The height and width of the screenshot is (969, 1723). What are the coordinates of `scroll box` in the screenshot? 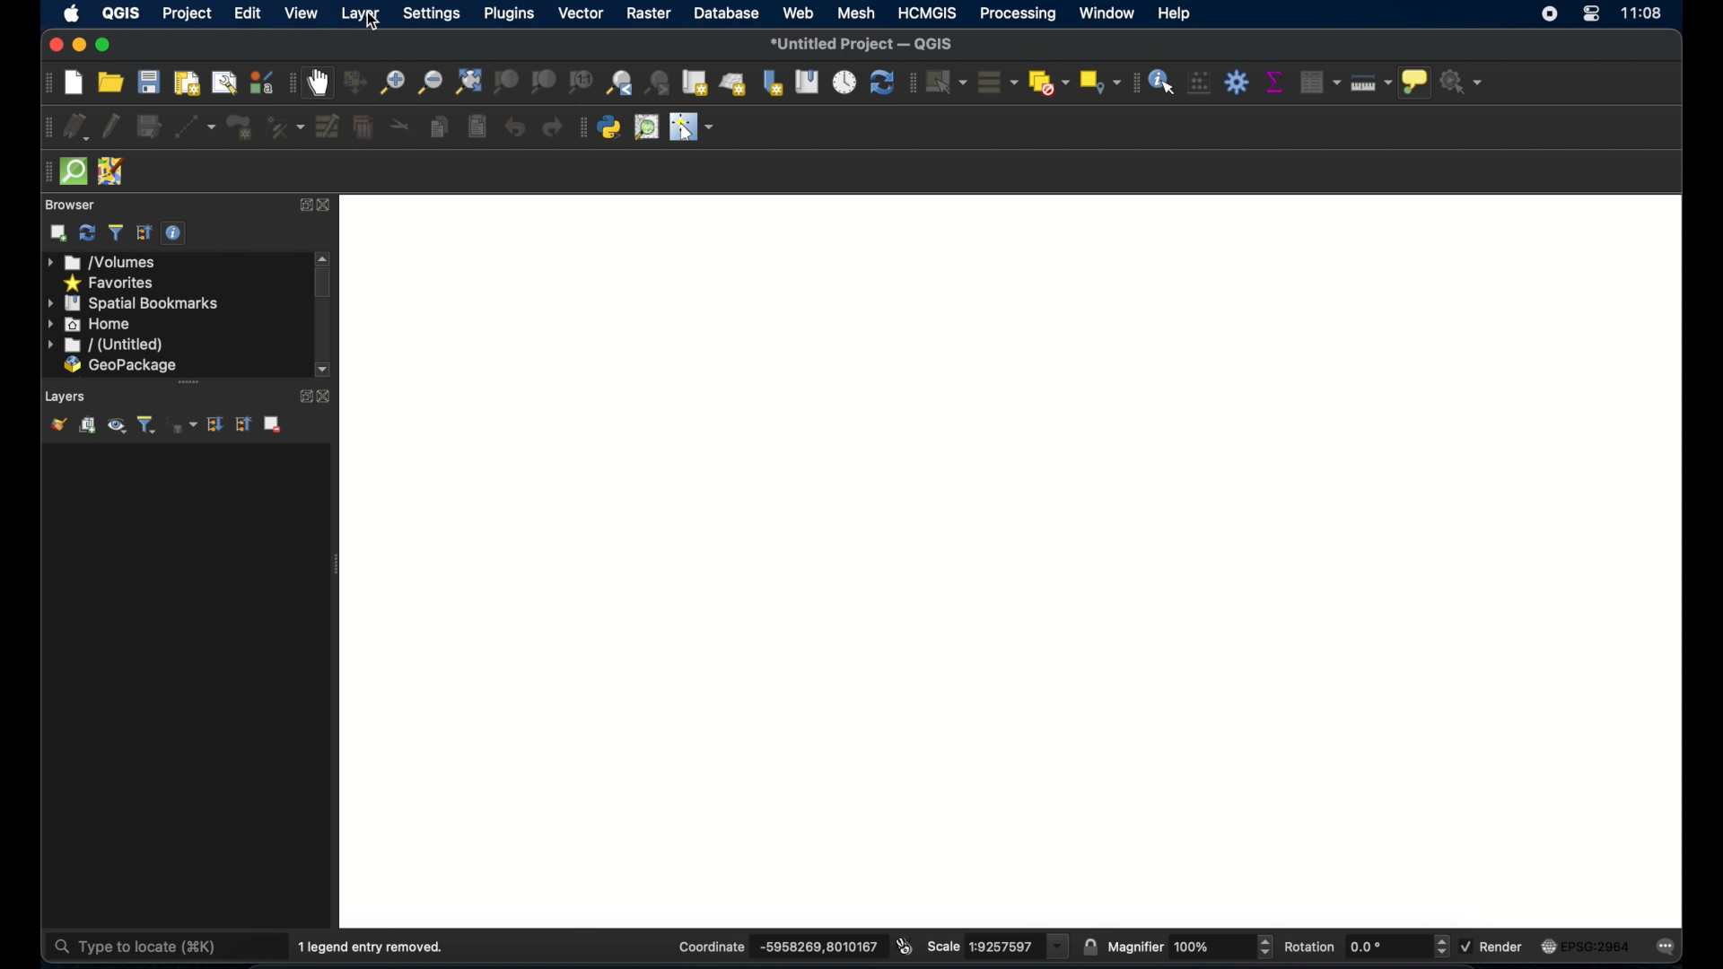 It's located at (325, 284).